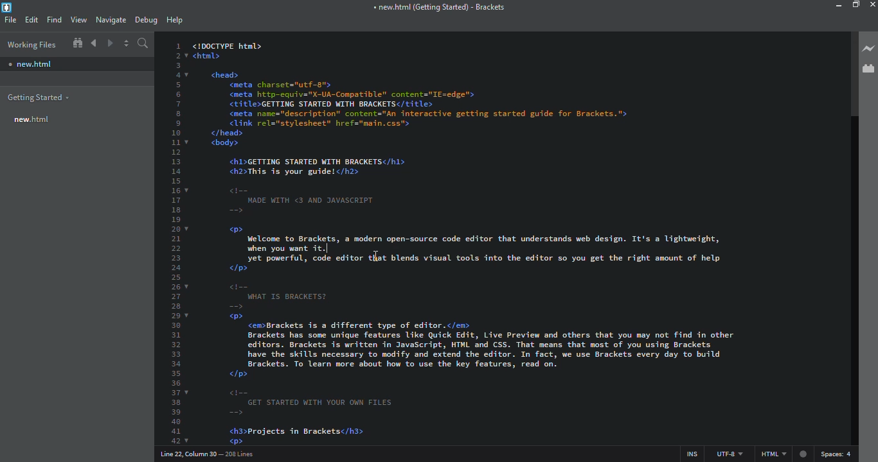 This screenshot has height=462, width=878. Describe the element at coordinates (33, 20) in the screenshot. I see `edit` at that location.